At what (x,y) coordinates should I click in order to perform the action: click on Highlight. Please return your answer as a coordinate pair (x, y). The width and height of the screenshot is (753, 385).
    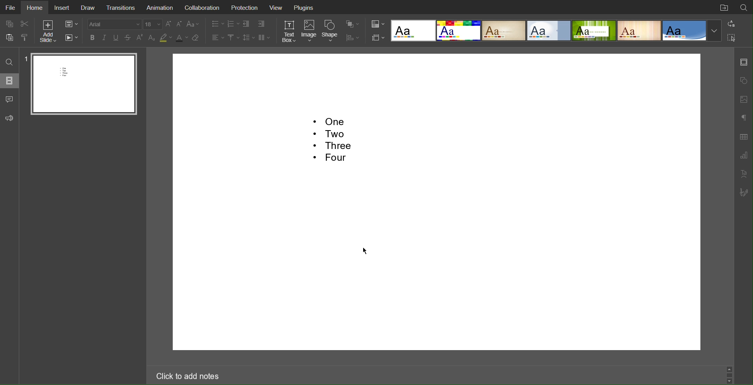
    Looking at the image, I should click on (166, 38).